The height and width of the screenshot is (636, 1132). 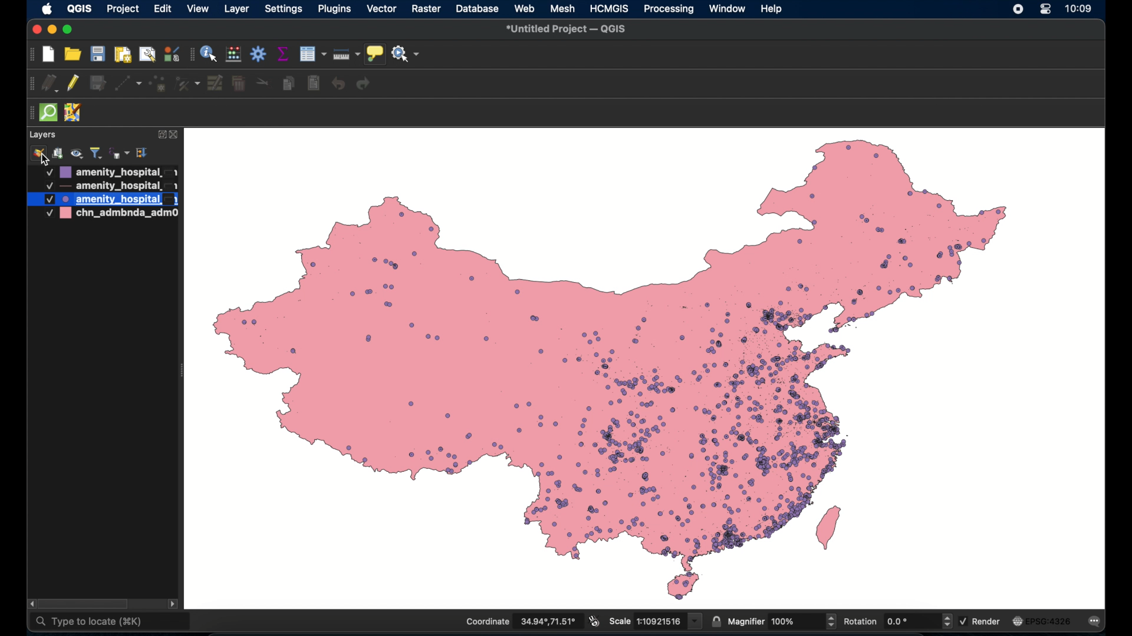 What do you see at coordinates (107, 214) in the screenshot?
I see `layer 4` at bounding box center [107, 214].